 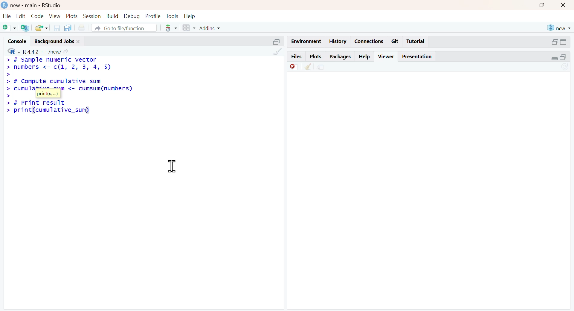 What do you see at coordinates (55, 42) in the screenshot?
I see `Background jobs` at bounding box center [55, 42].